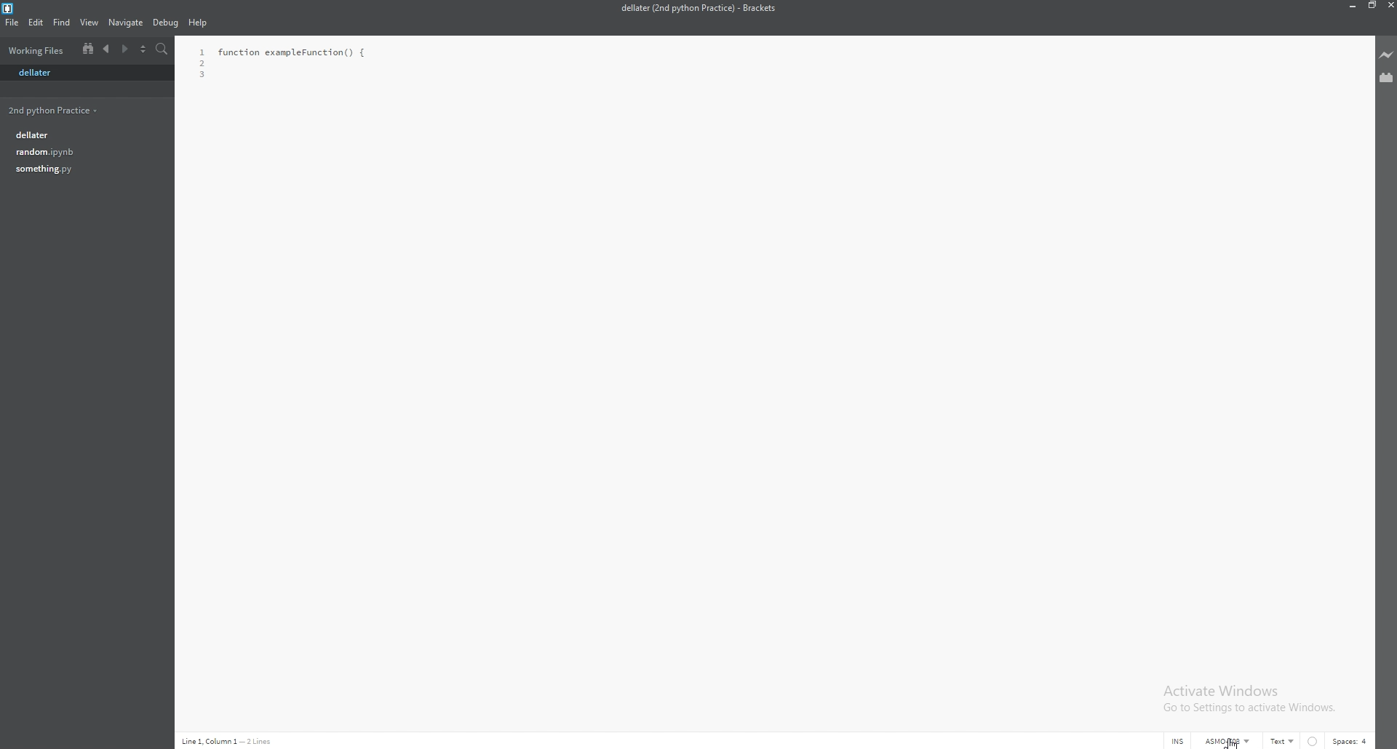 The image size is (1397, 749). What do you see at coordinates (11, 9) in the screenshot?
I see `bracket logo` at bounding box center [11, 9].